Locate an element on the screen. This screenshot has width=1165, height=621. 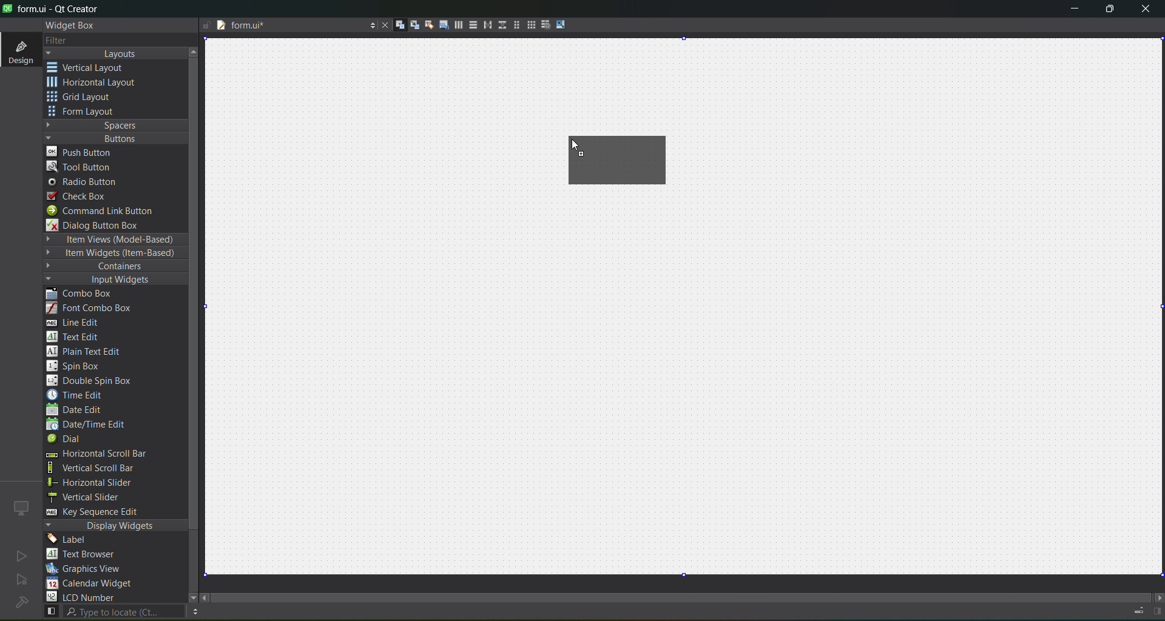
text is located at coordinates (88, 555).